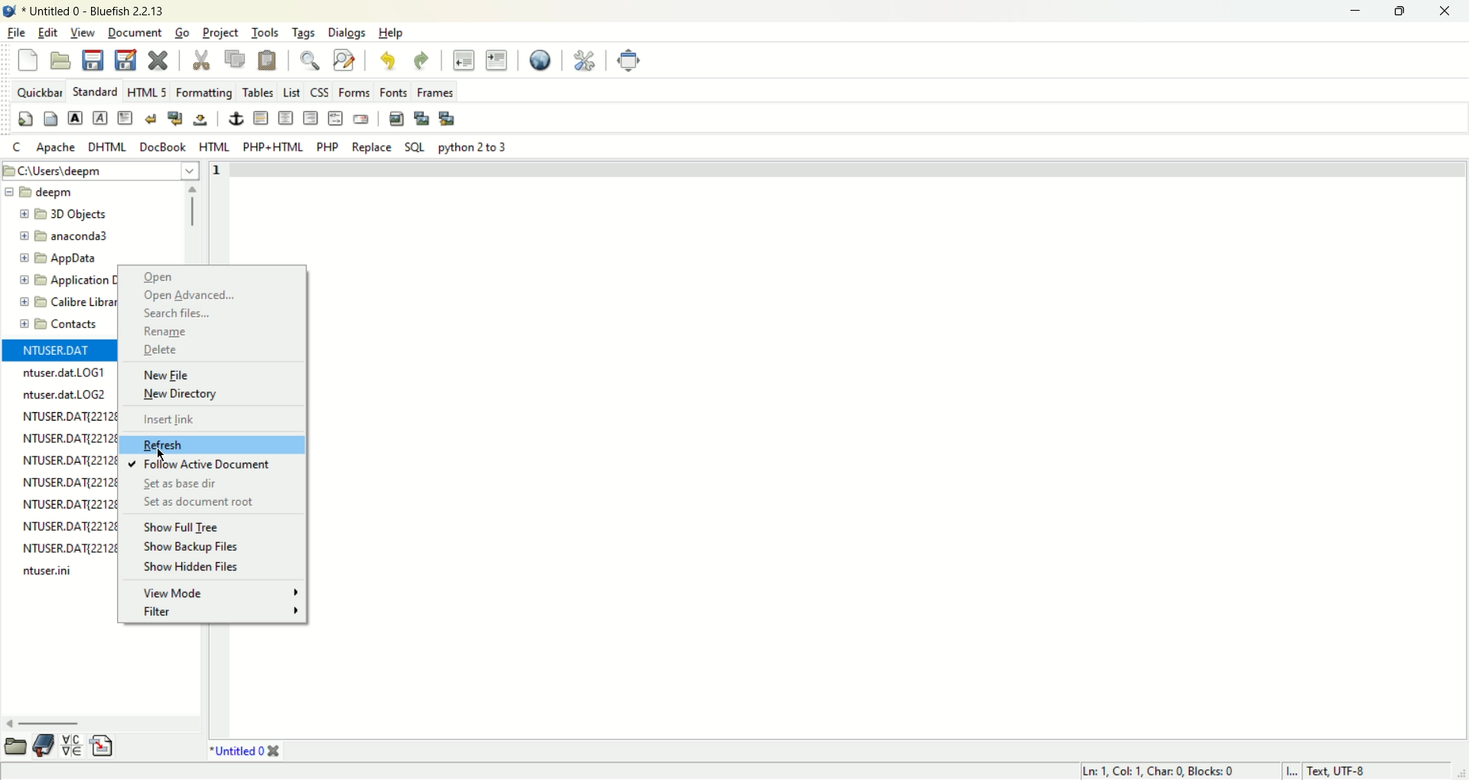 Image resolution: width=1469 pixels, height=780 pixels. Describe the element at coordinates (308, 60) in the screenshot. I see `find` at that location.